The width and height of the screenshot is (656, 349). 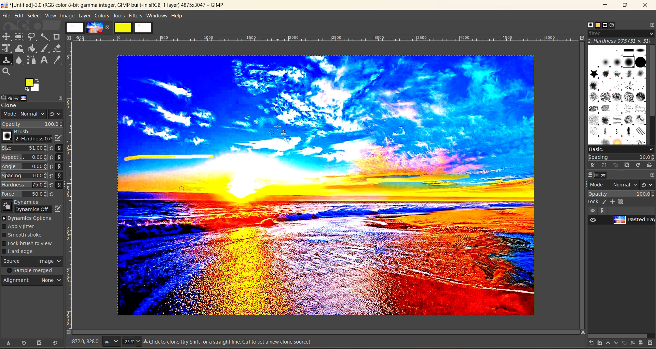 I want to click on Size 51.00, so click(x=23, y=149).